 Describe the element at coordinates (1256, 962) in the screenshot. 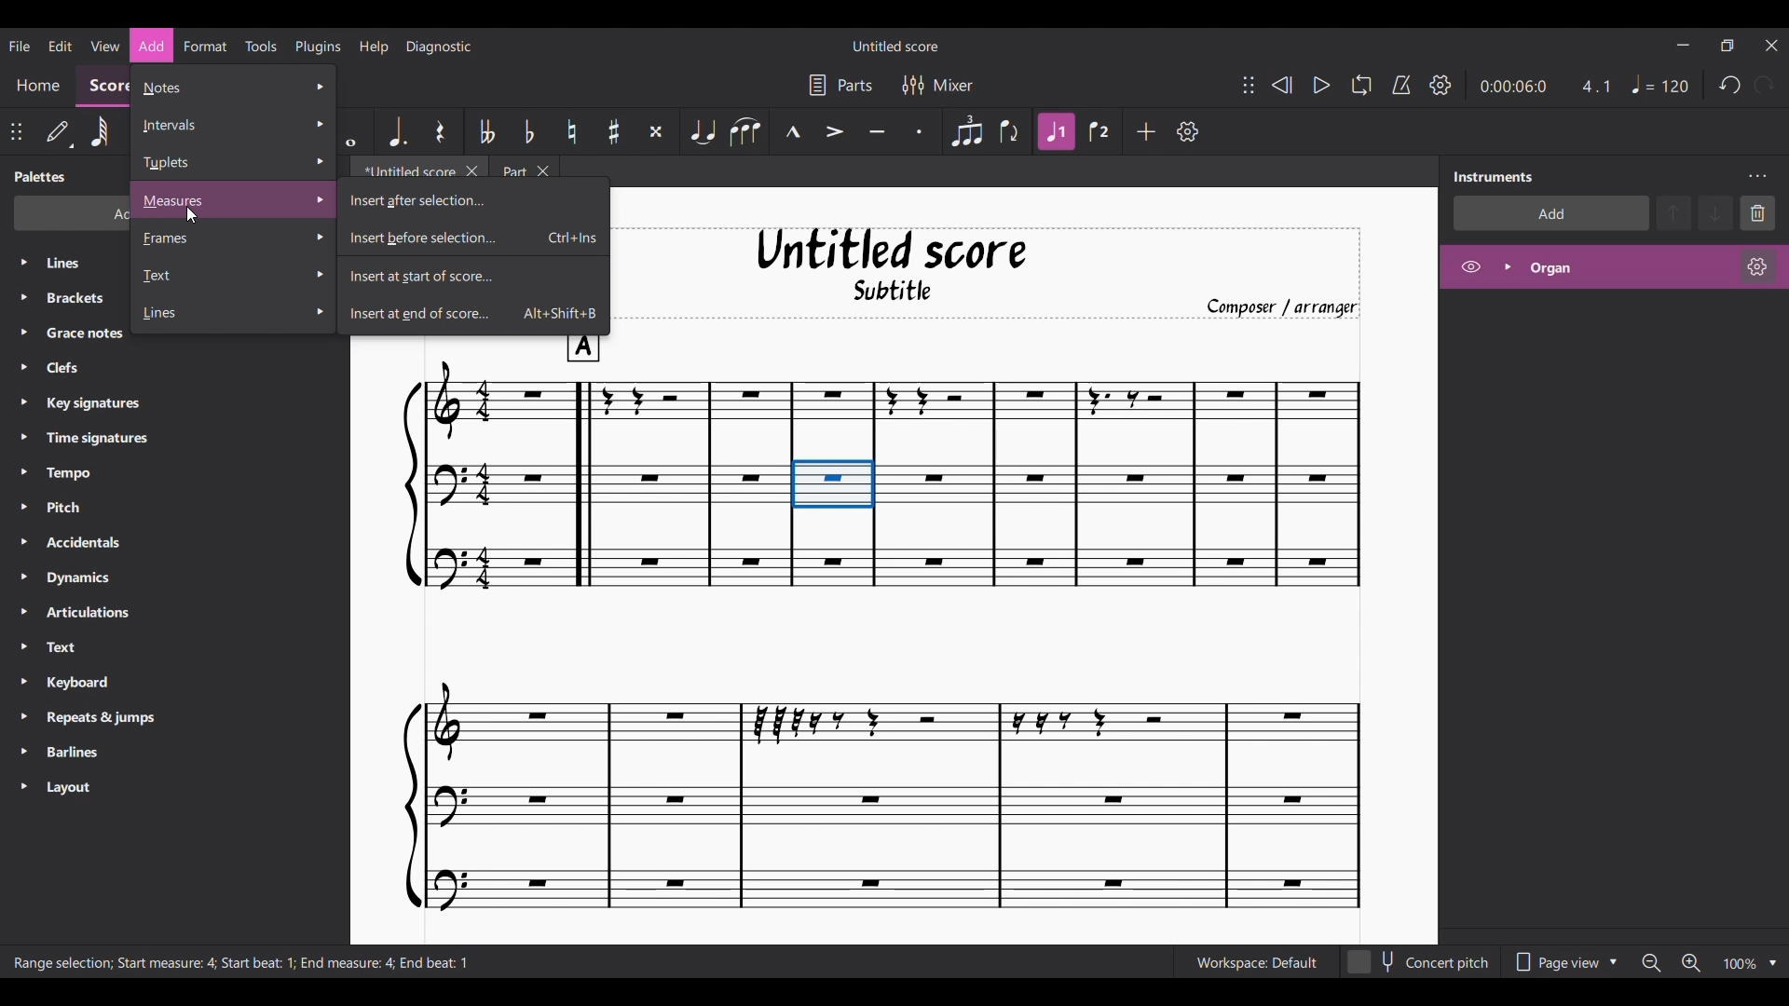

I see `Current Workspace setting` at that location.